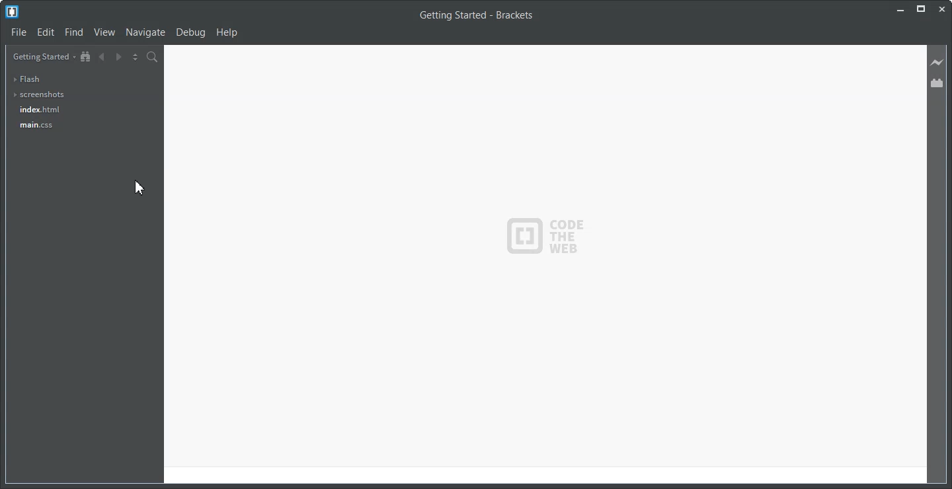  I want to click on Navigate Backwards, so click(101, 57).